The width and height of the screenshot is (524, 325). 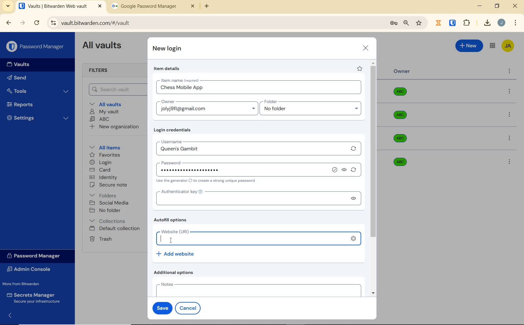 I want to click on minimize, so click(x=479, y=6).